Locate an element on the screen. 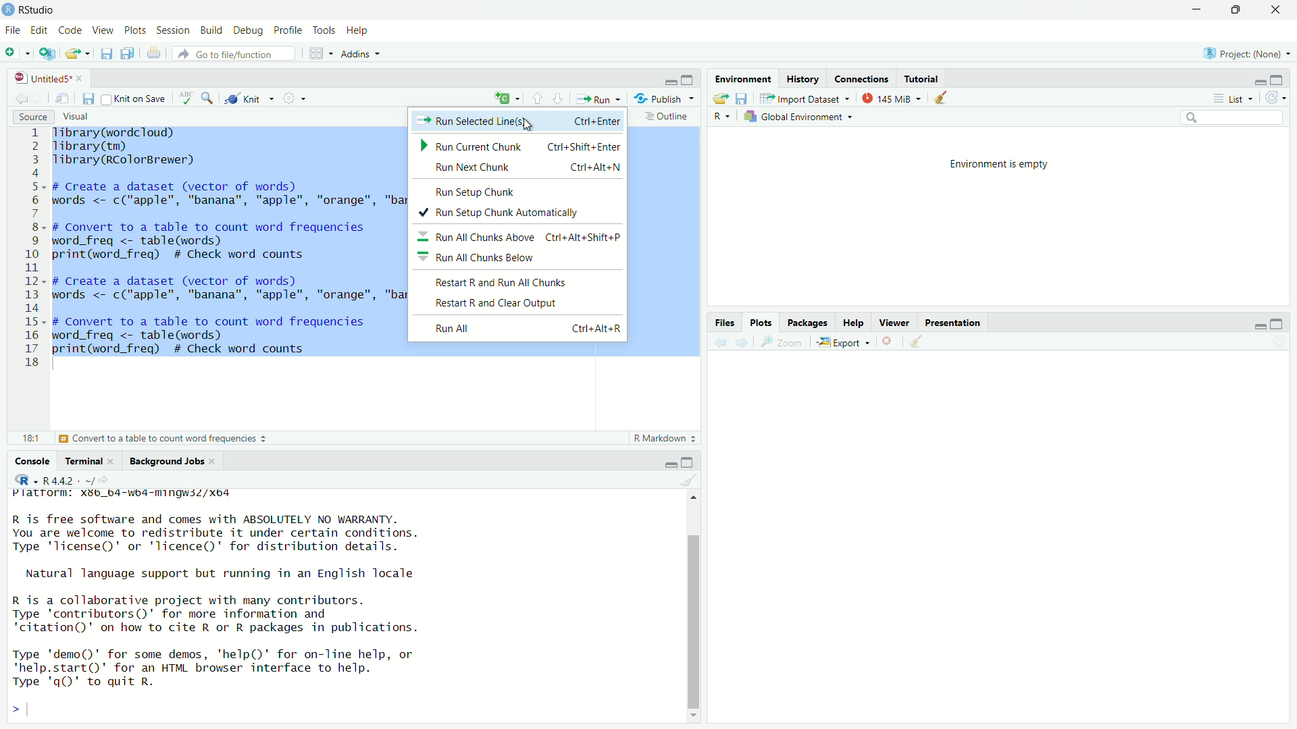  R is free software and comes with ABSOLUTELY NO WARRANTY.

You are welcome to redistribute it under certain conditions.

Type 'license()' or 'licence()' for distribution details.
Natural language support but running in an English locale

R is a collaborative project with many contributors.

Type ‘contributors’ for more information and

"citation()' on how to cite R or R packages in publications.

Type 'demo()' for some demos, 'help()' for on-line help, or

'help.start()' for an HTML browser interface to help.

Type 'qQ)' to quit R. is located at coordinates (218, 591).